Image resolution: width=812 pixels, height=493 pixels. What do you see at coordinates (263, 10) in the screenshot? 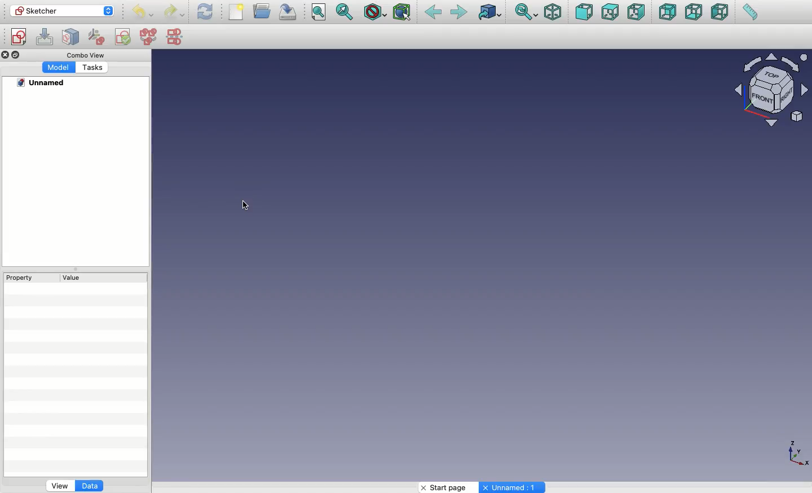
I see `Open` at bounding box center [263, 10].